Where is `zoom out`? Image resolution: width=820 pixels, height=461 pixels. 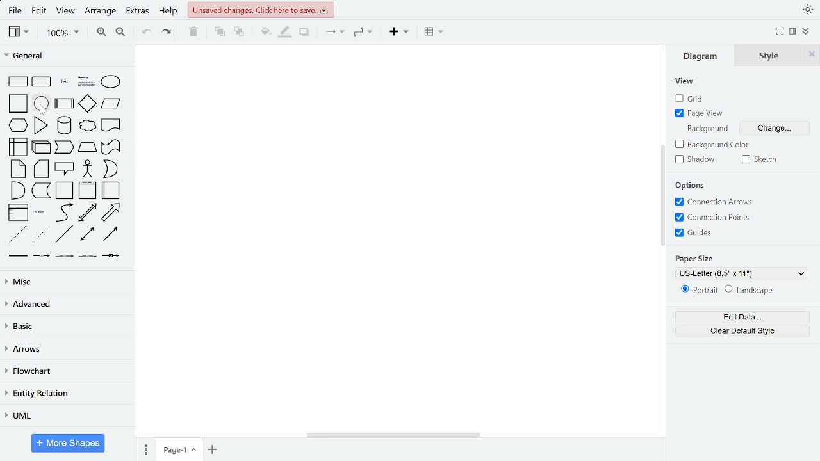 zoom out is located at coordinates (120, 33).